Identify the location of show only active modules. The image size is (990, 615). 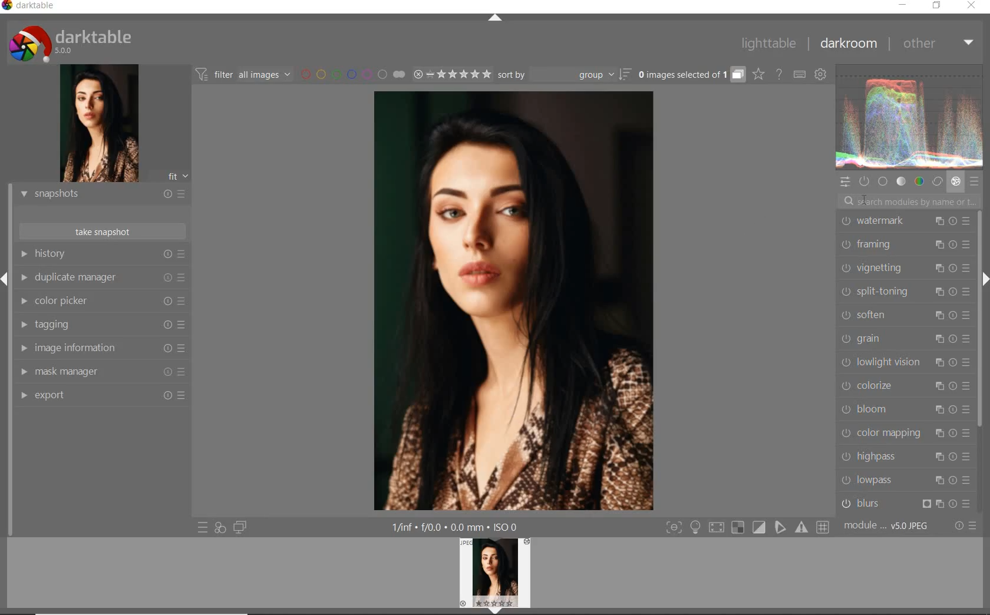
(864, 181).